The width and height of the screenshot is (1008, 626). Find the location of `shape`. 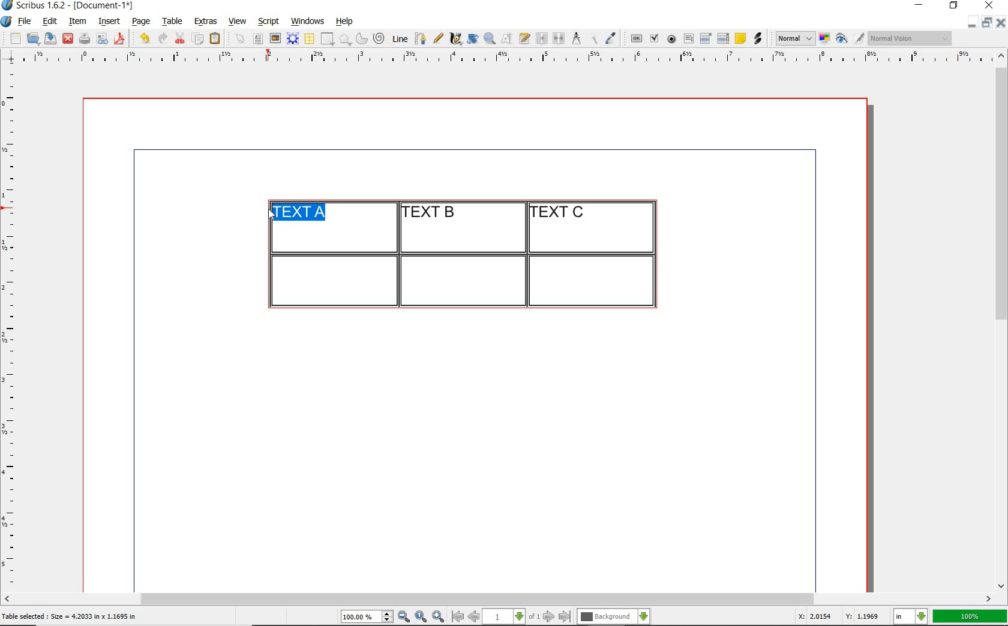

shape is located at coordinates (329, 40).